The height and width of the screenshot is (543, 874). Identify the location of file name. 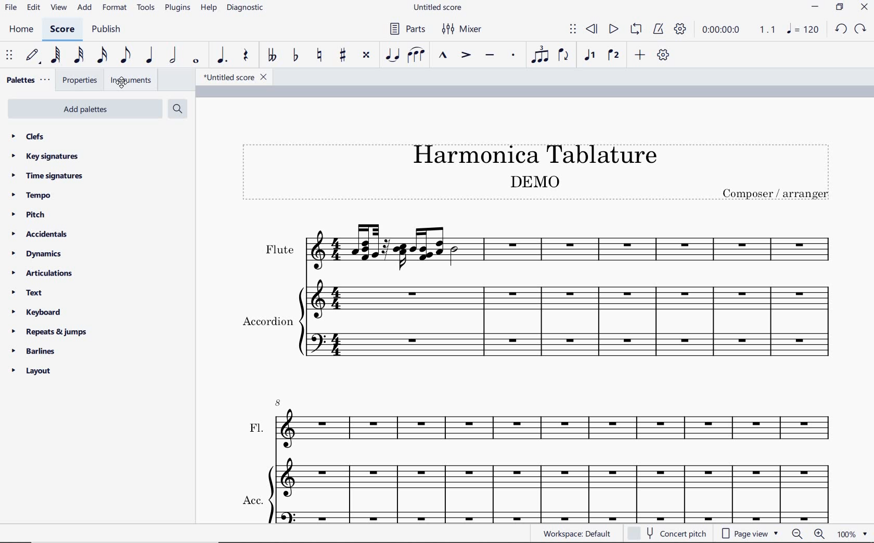
(231, 76).